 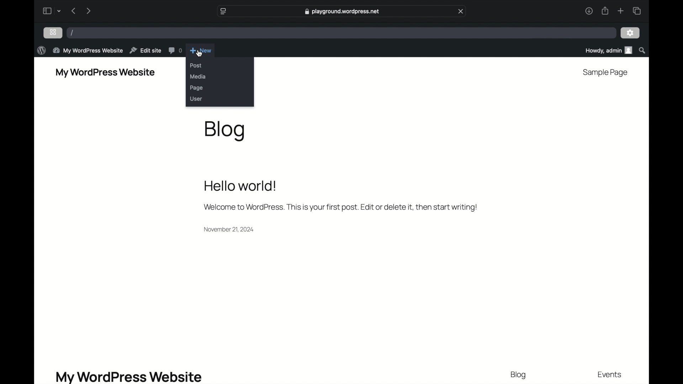 What do you see at coordinates (621, 11) in the screenshot?
I see `new tab` at bounding box center [621, 11].